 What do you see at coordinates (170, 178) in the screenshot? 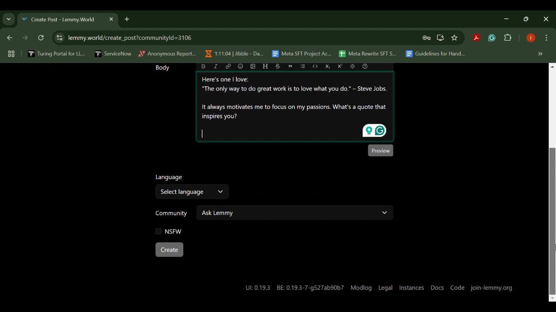
I see `Language` at bounding box center [170, 178].